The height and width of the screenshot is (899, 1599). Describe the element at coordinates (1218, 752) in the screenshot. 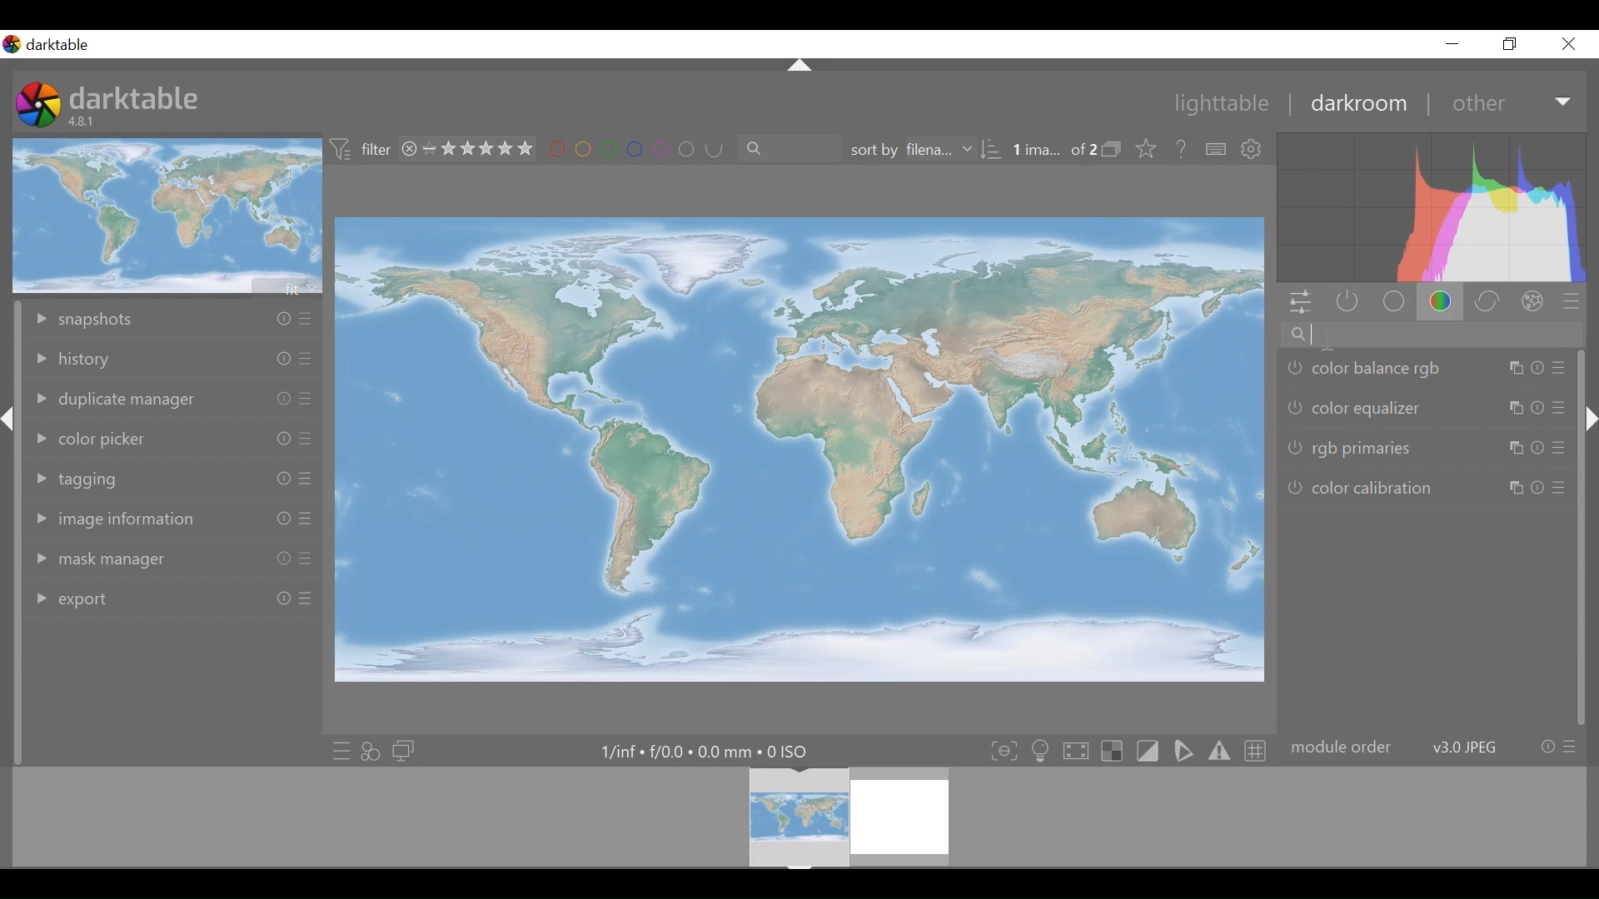

I see `toggle gamut checking` at that location.